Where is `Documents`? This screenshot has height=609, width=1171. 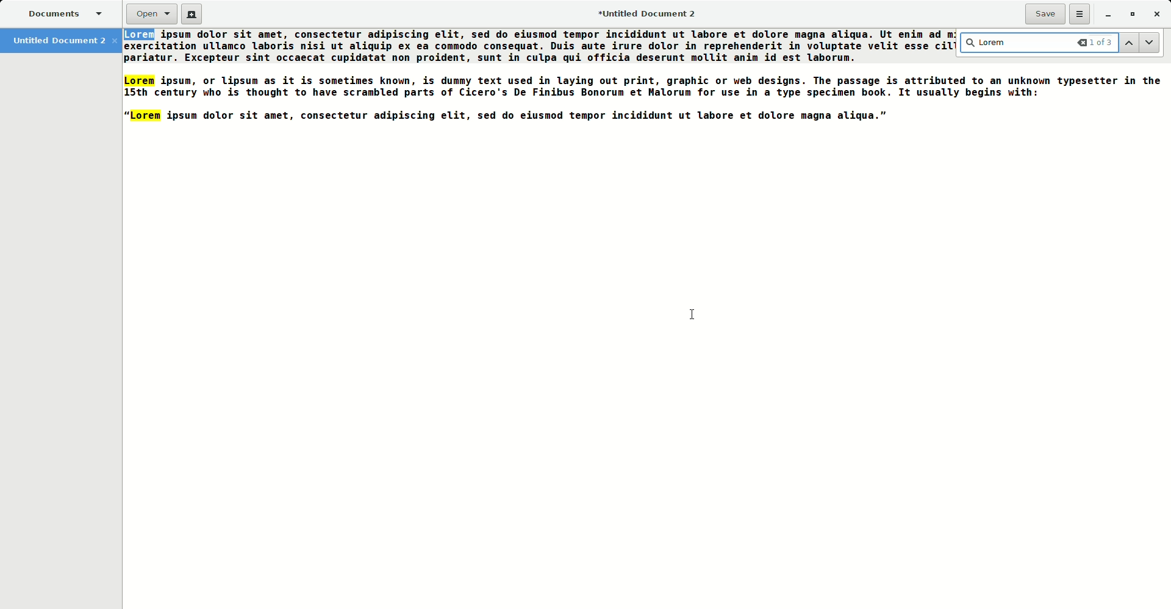 Documents is located at coordinates (59, 13).